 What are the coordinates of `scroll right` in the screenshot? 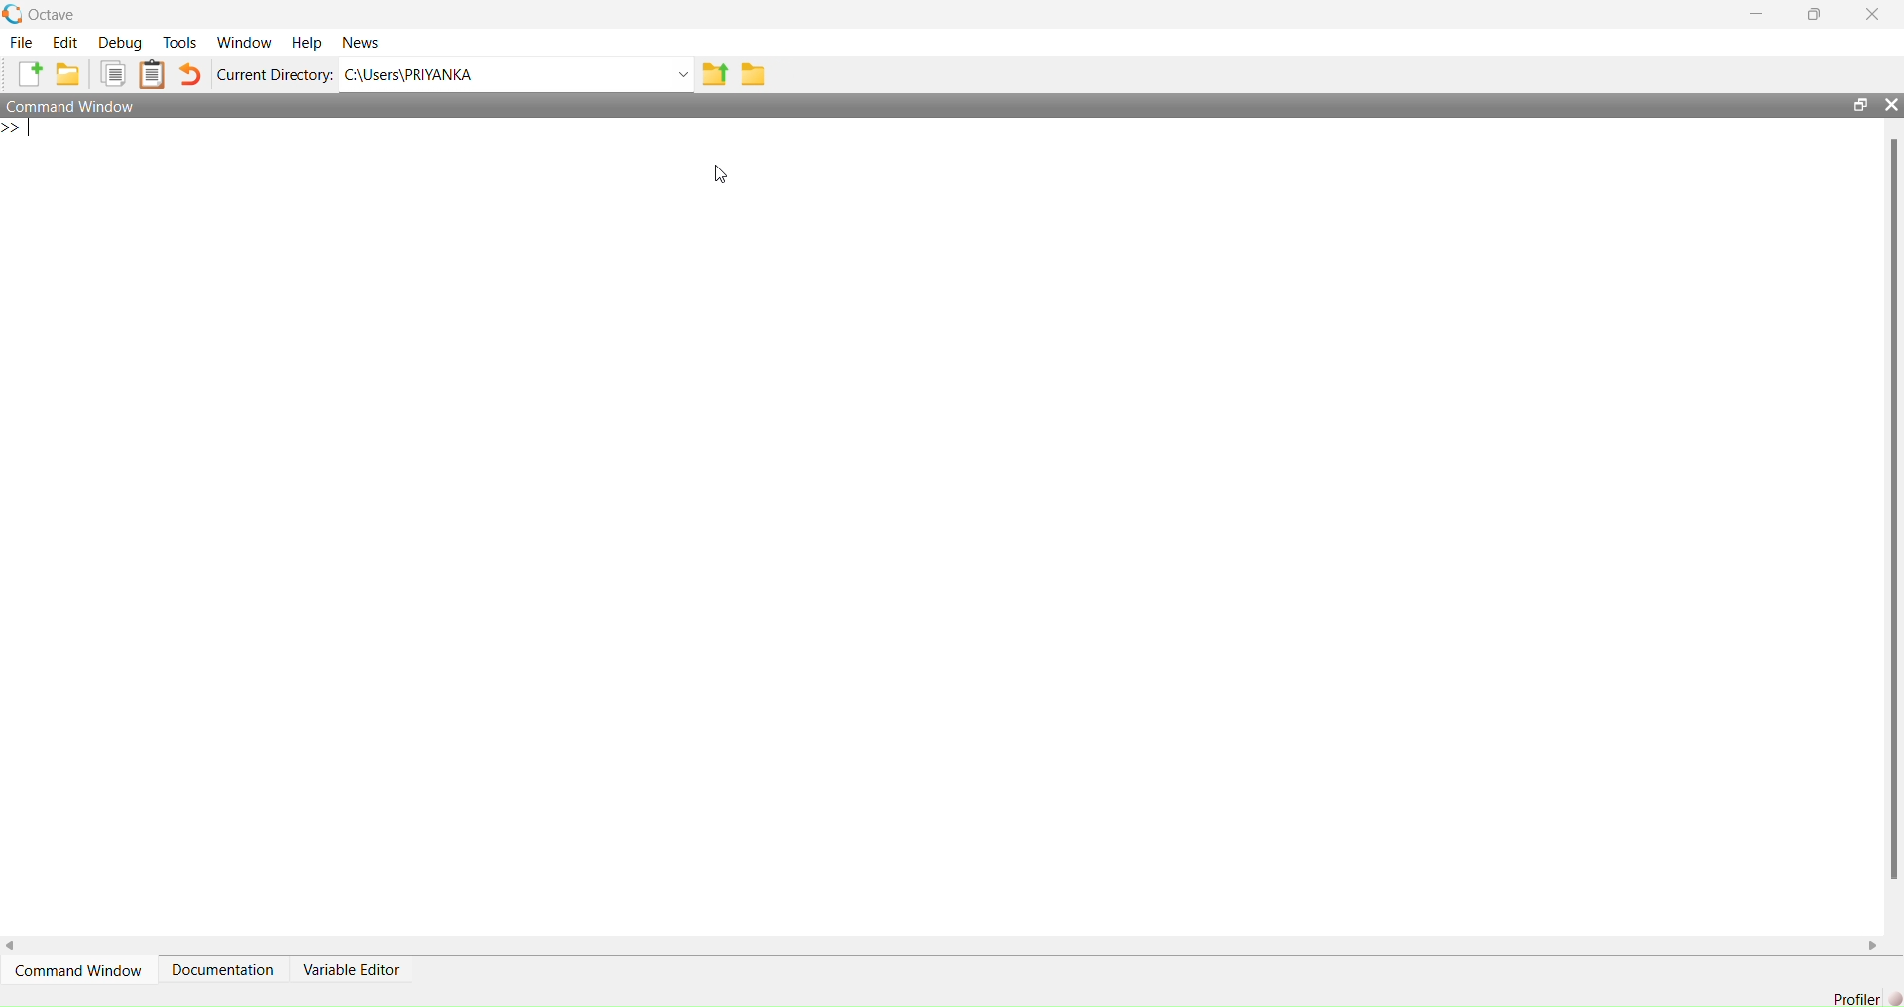 It's located at (1874, 946).